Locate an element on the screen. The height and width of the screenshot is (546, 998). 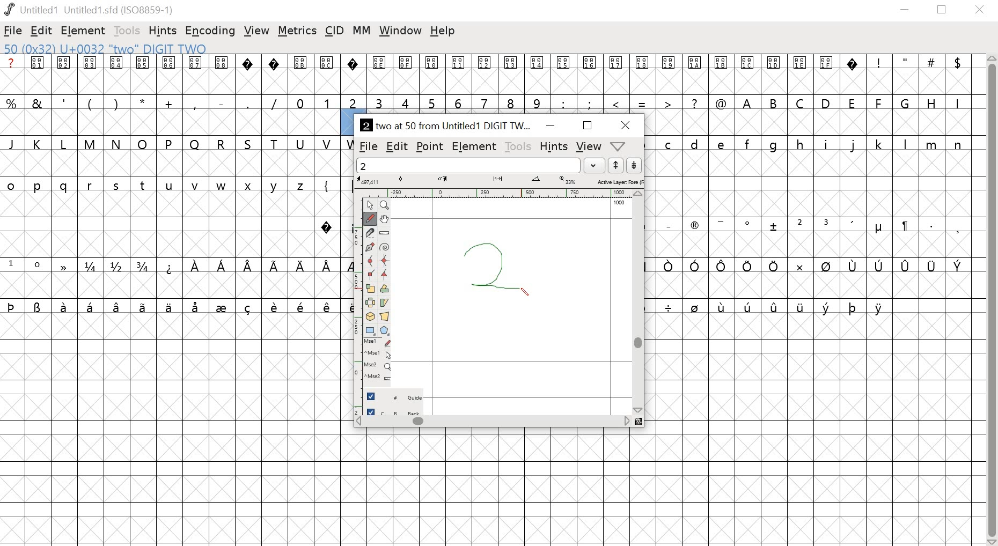
spiro is located at coordinates (384, 248).